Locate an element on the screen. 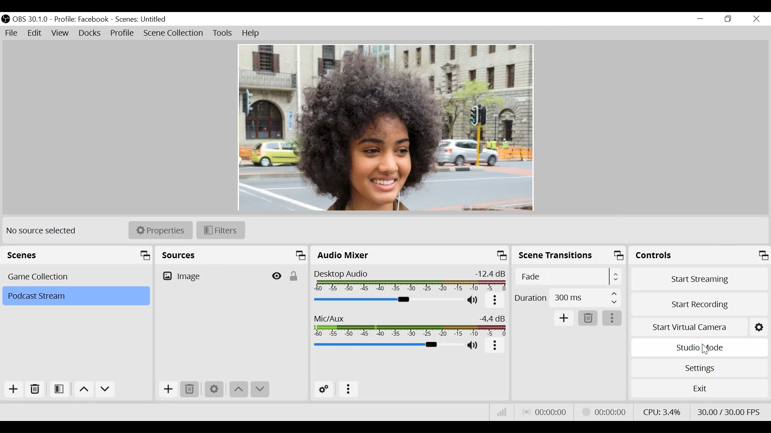 This screenshot has width=771, height=433. Profile is located at coordinates (81, 20).